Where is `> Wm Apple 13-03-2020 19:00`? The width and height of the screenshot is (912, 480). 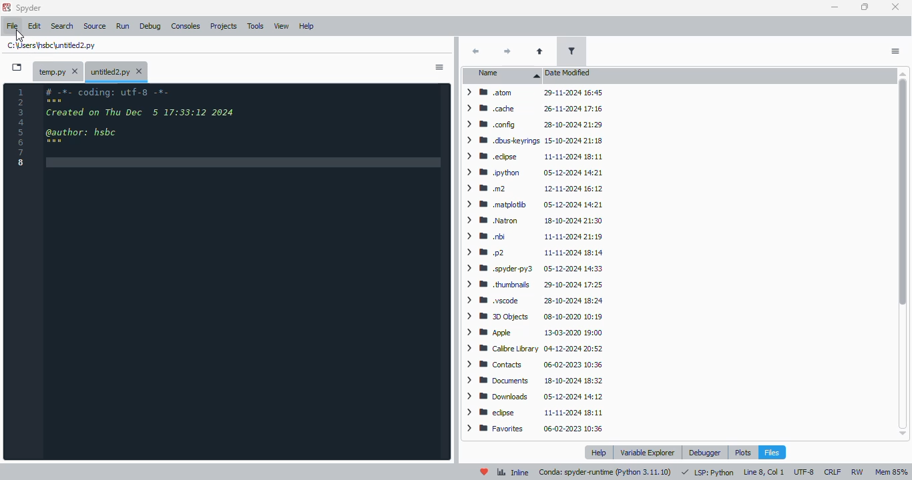
> Wm Apple 13-03-2020 19:00 is located at coordinates (535, 333).